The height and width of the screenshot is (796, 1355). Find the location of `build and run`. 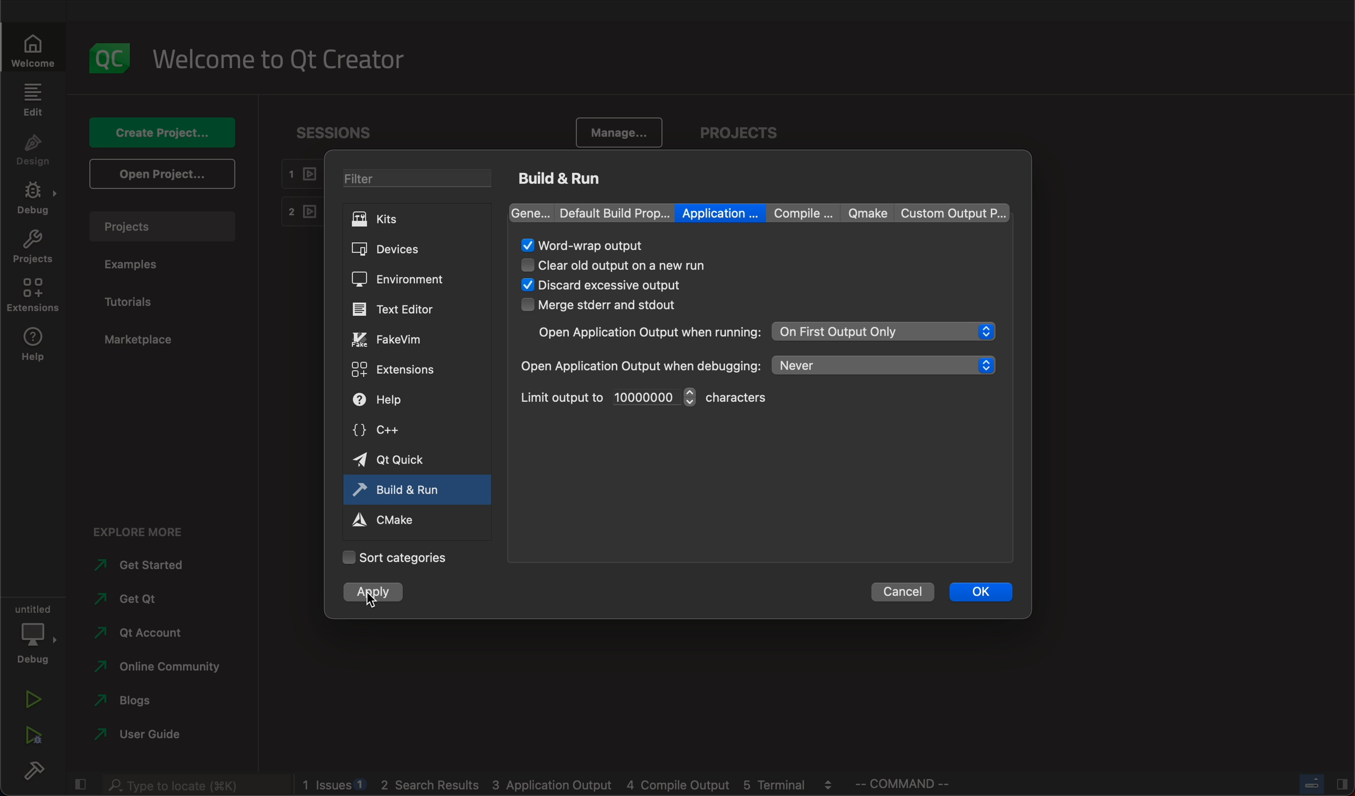

build and run is located at coordinates (400, 488).